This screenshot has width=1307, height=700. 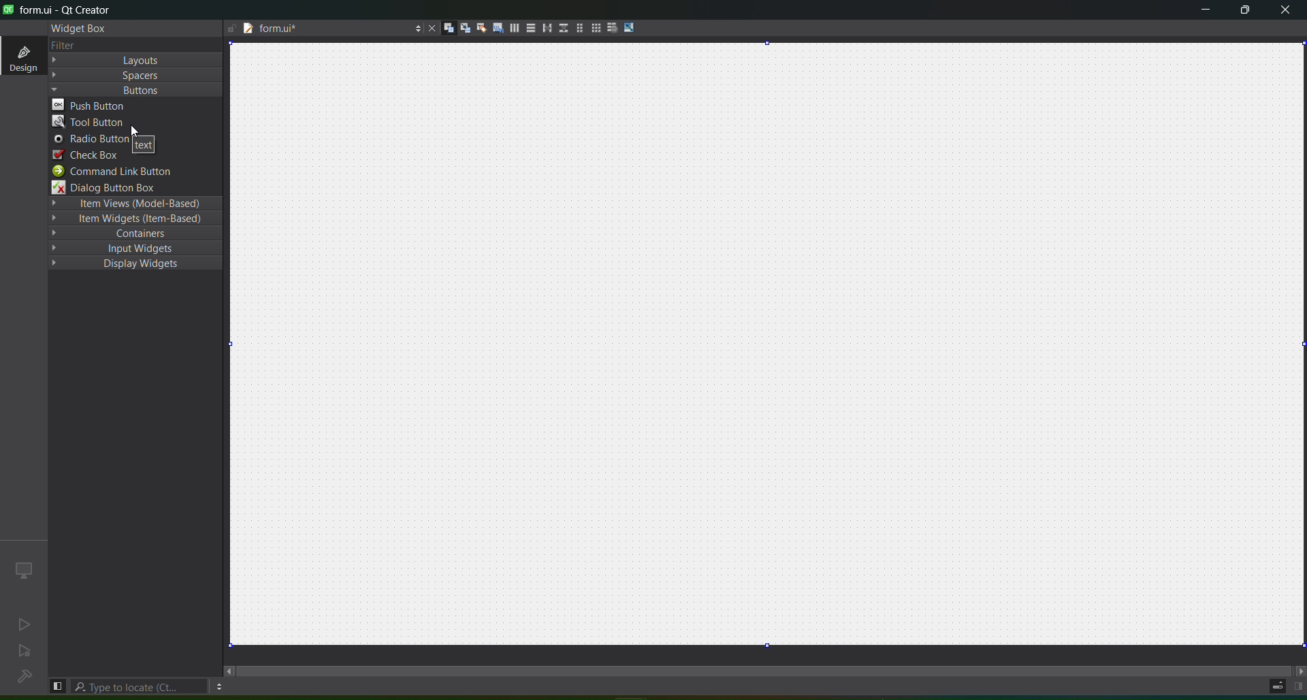 I want to click on move right, so click(x=1299, y=668).